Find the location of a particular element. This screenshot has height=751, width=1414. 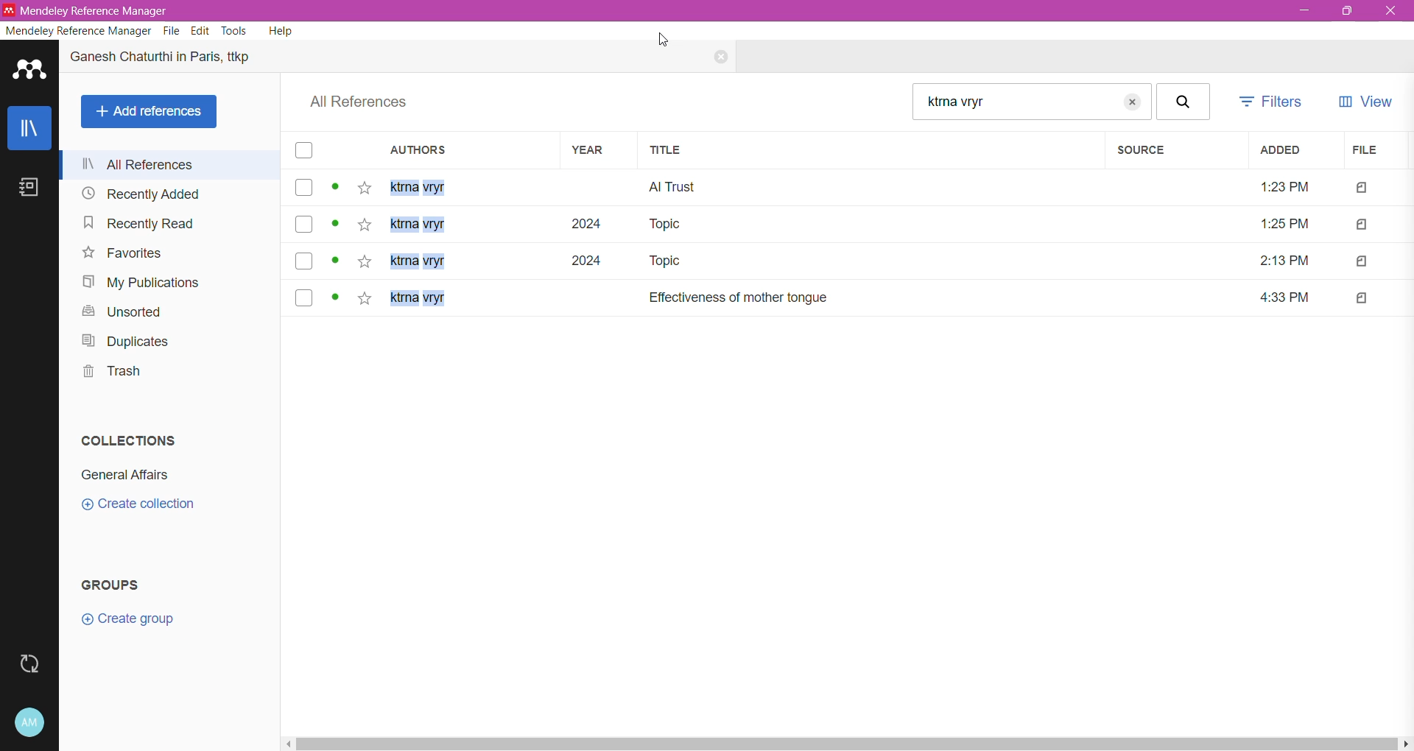

Type the required author's name in the Search bar is located at coordinates (1030, 101).